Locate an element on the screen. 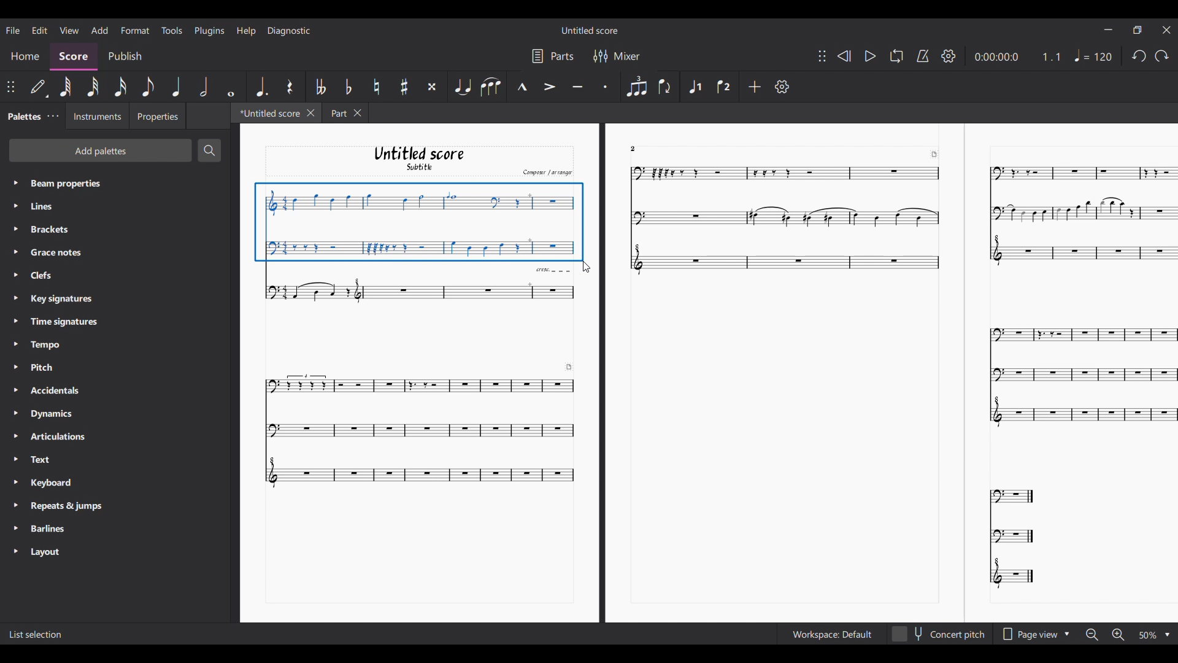 Image resolution: width=1178 pixels, height=663 pixels. Staccato is located at coordinates (604, 86).